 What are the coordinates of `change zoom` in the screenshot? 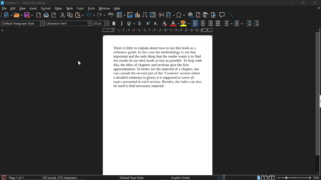 It's located at (294, 178).